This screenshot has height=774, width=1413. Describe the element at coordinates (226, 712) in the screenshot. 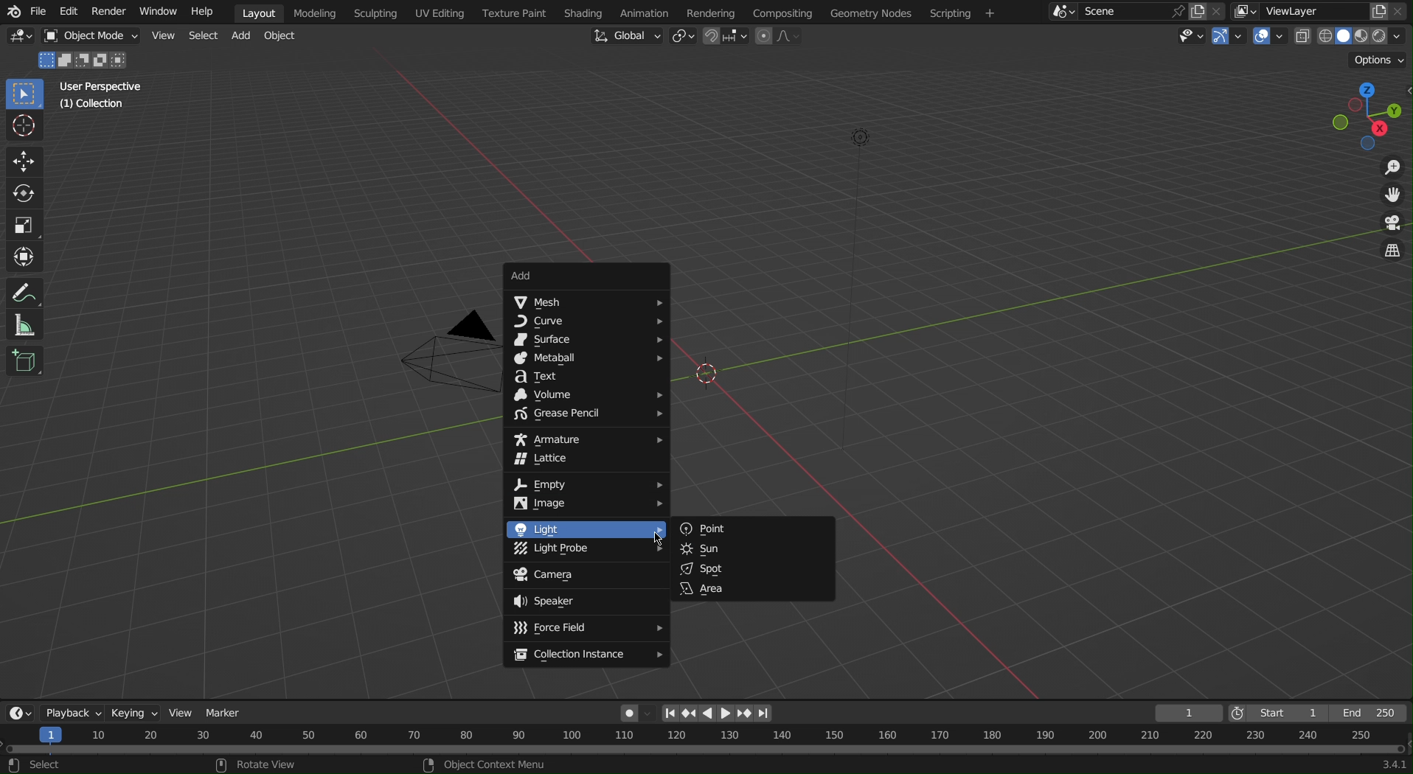

I see `Marker` at that location.